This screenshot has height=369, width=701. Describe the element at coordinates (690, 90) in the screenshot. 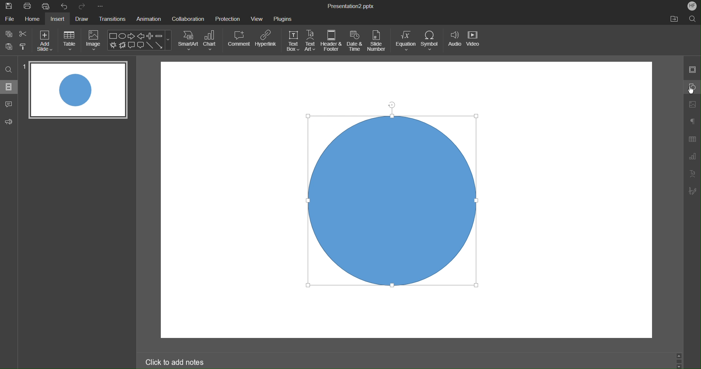

I see `Cursor` at that location.